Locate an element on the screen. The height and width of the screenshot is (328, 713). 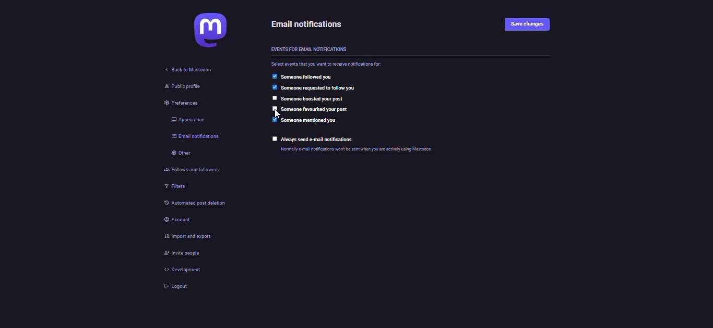
follows and followers is located at coordinates (191, 169).